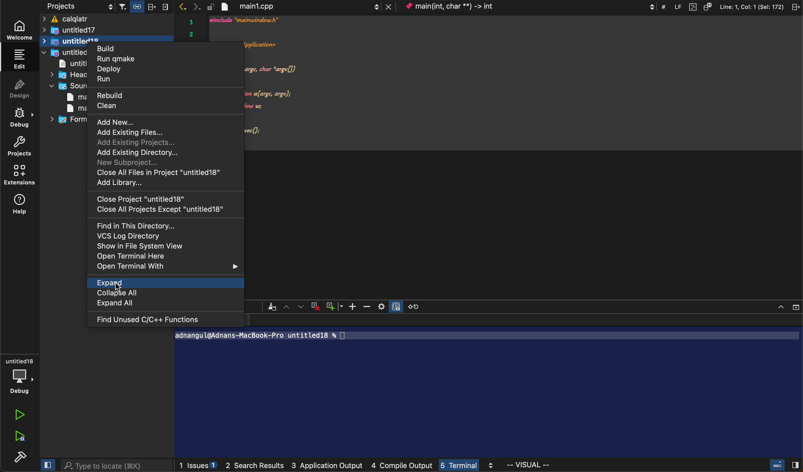 This screenshot has height=472, width=803. Describe the element at coordinates (530, 7) in the screenshot. I see `context` at that location.